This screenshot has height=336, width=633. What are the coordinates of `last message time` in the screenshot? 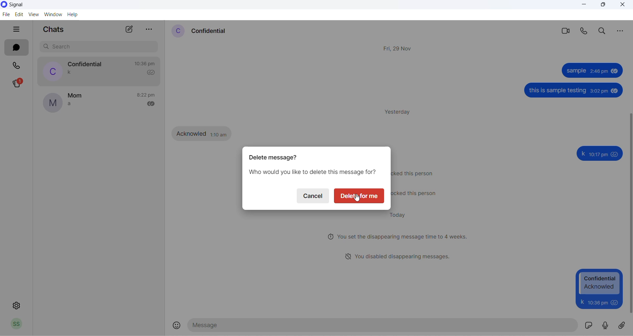 It's located at (147, 94).